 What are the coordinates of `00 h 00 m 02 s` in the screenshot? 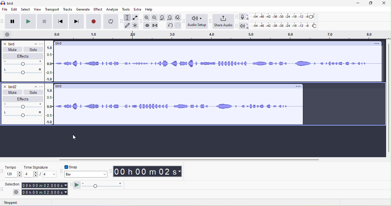 It's located at (149, 171).